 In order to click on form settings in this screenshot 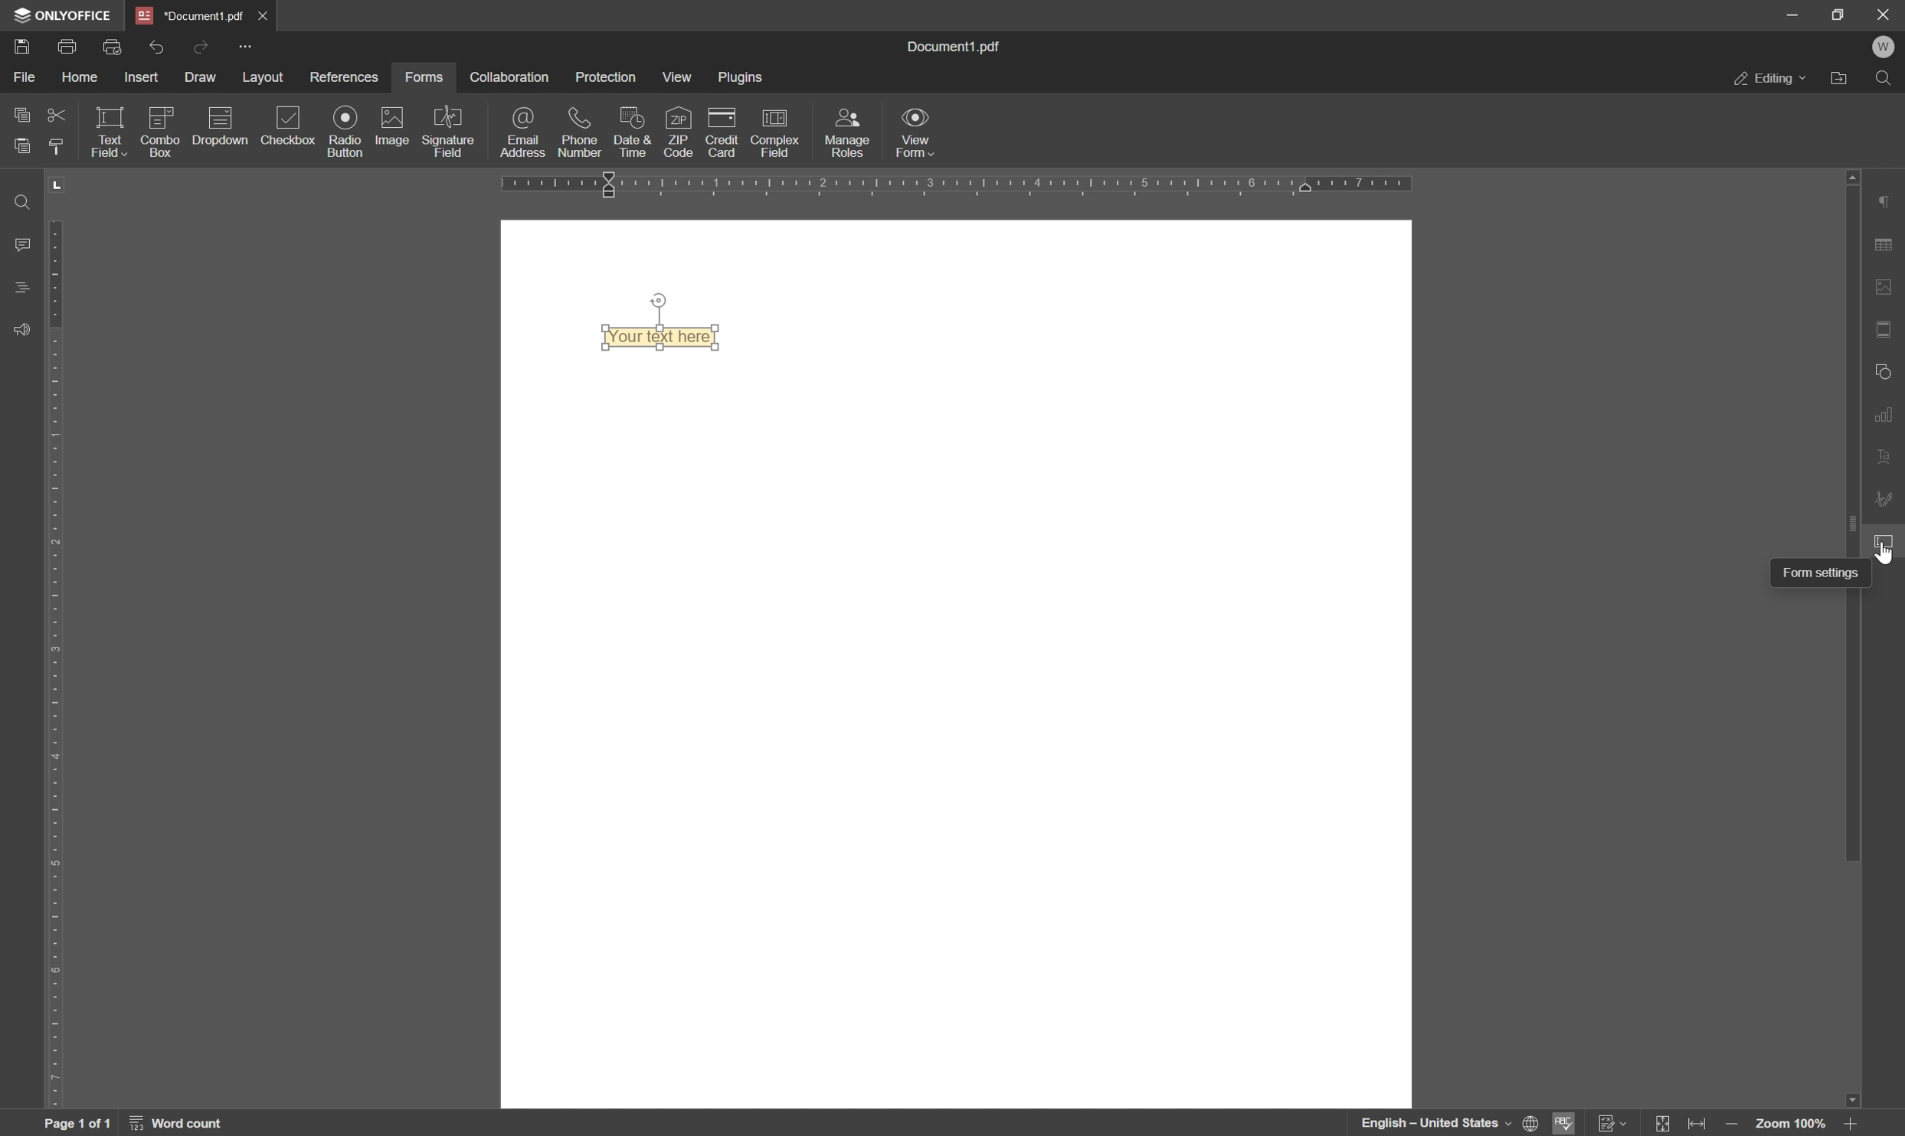, I will do `click(1888, 544)`.